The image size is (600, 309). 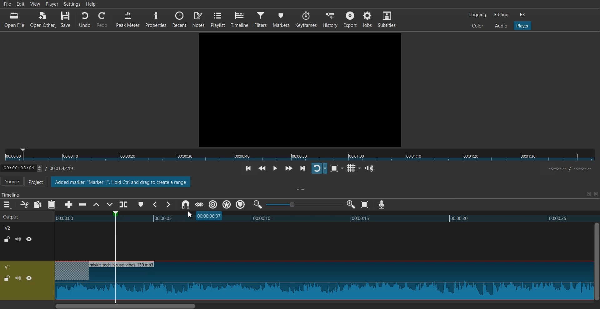 I want to click on Zoom timeline to Fit, so click(x=365, y=204).